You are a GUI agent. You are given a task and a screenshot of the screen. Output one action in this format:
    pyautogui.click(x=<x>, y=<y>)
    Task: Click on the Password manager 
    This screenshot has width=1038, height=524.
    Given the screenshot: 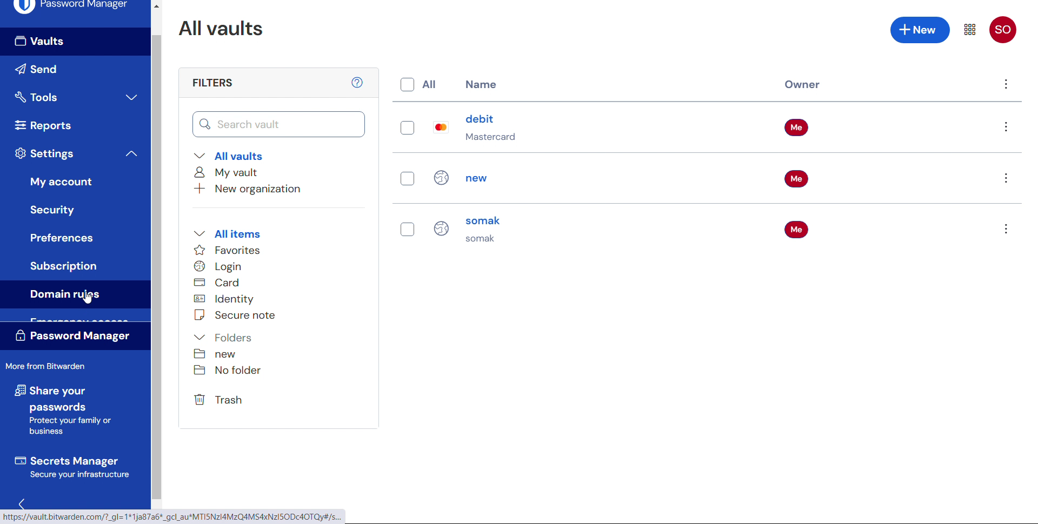 What is the action you would take?
    pyautogui.click(x=76, y=337)
    